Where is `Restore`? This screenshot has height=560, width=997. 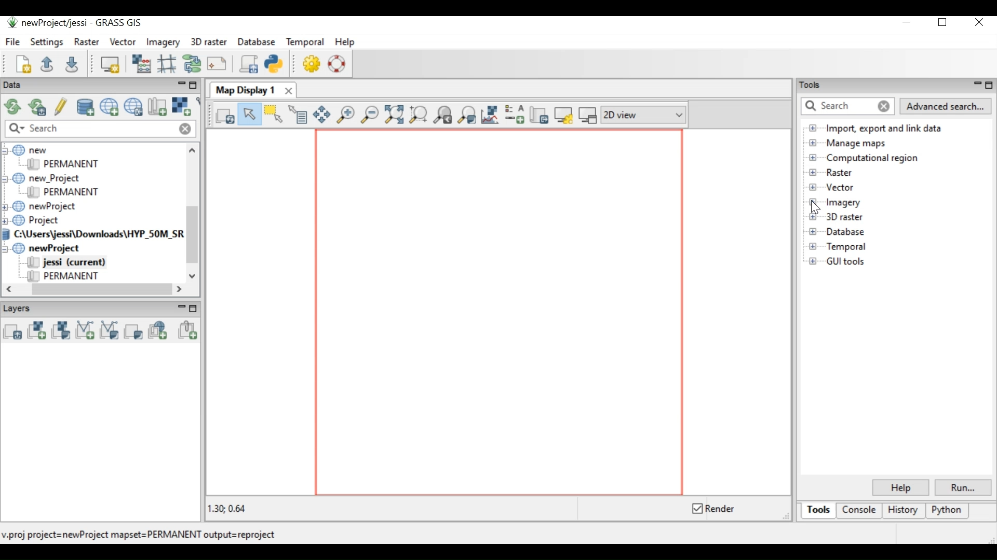 Restore is located at coordinates (195, 309).